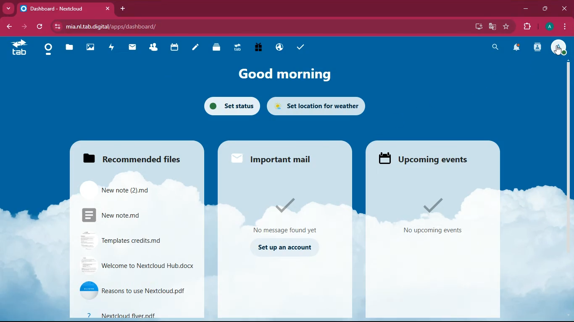 This screenshot has width=574, height=322. I want to click on profile, so click(561, 48).